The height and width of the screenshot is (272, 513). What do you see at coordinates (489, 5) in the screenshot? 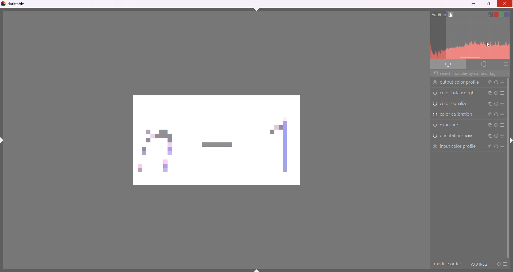
I see `maximize` at bounding box center [489, 5].